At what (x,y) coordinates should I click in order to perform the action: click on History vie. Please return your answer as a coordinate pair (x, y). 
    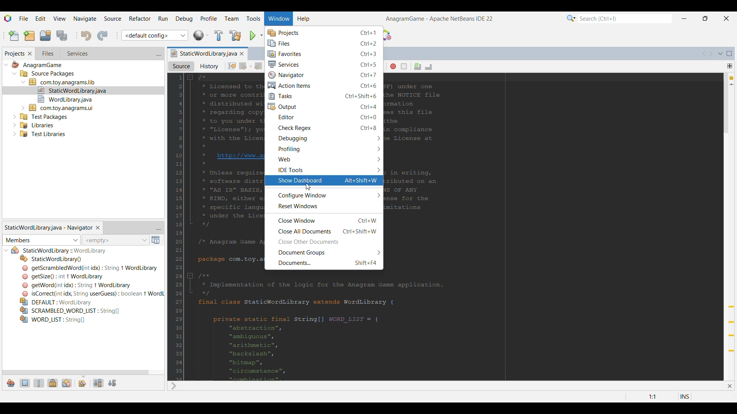
    Looking at the image, I should click on (210, 66).